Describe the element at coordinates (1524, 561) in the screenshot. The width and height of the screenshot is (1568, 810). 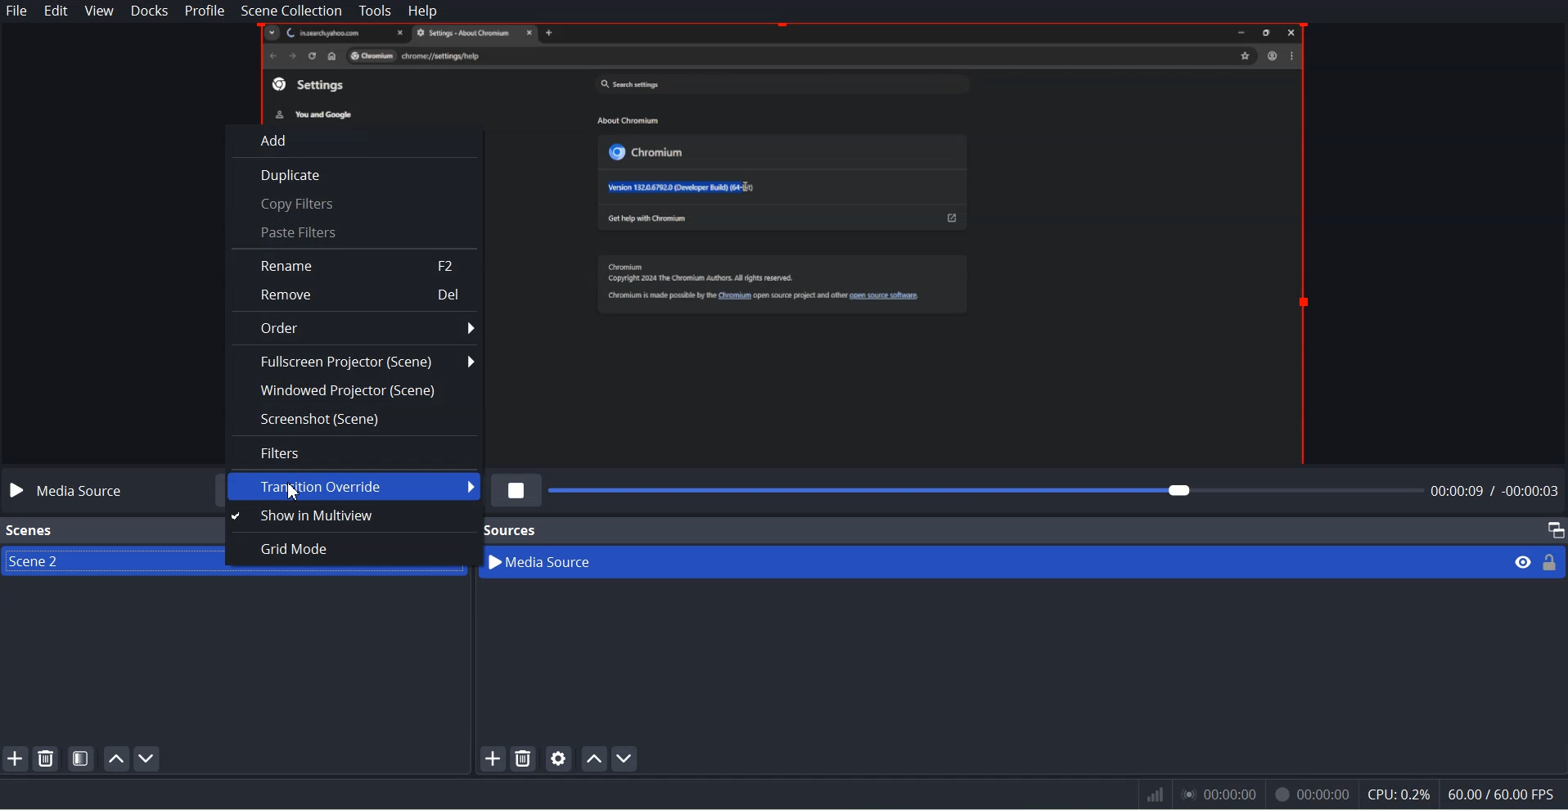
I see `eye` at that location.